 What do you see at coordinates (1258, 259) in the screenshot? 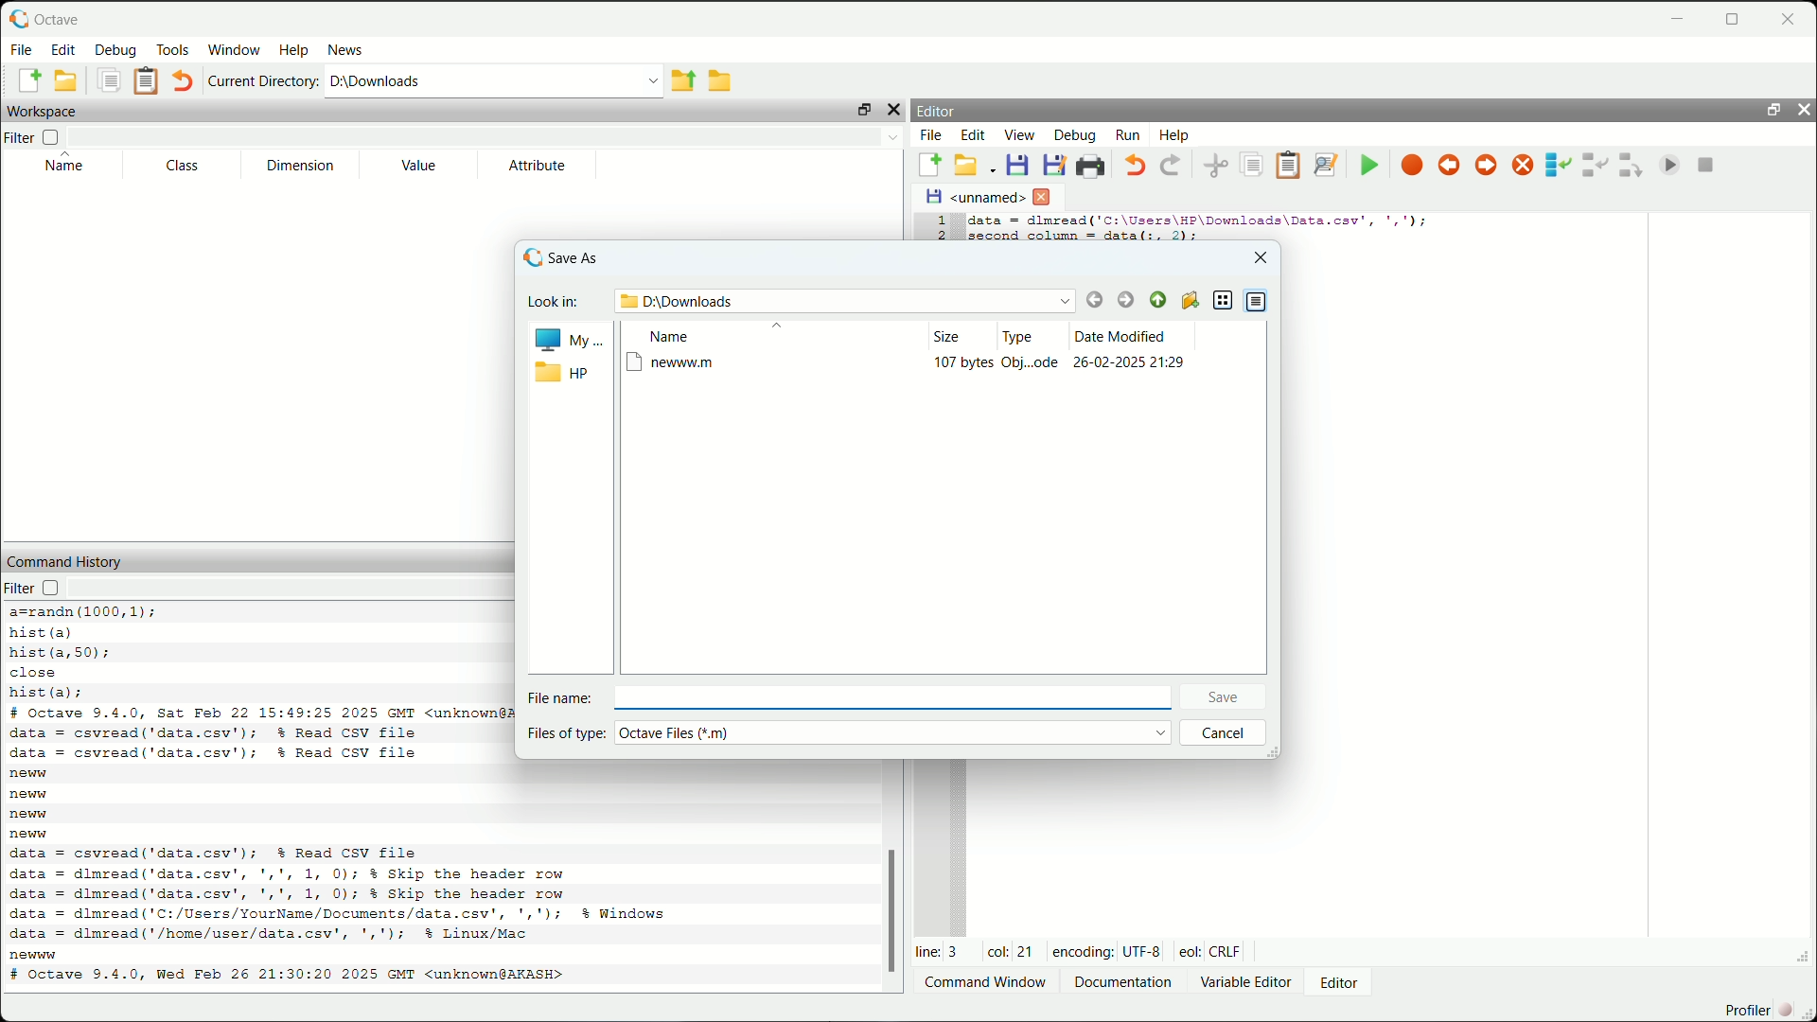
I see `close` at bounding box center [1258, 259].